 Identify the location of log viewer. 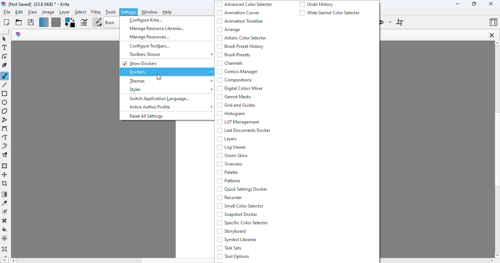
(231, 147).